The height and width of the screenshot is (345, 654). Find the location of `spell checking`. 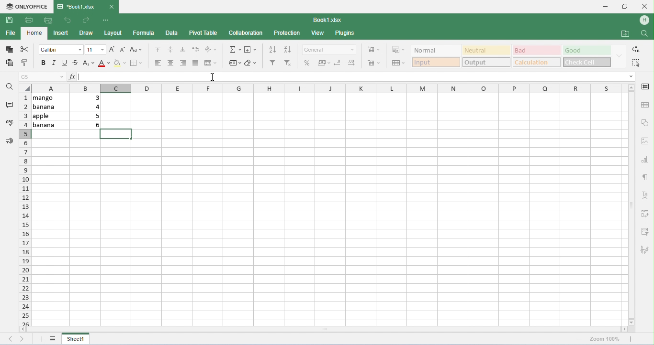

spell checking is located at coordinates (10, 122).